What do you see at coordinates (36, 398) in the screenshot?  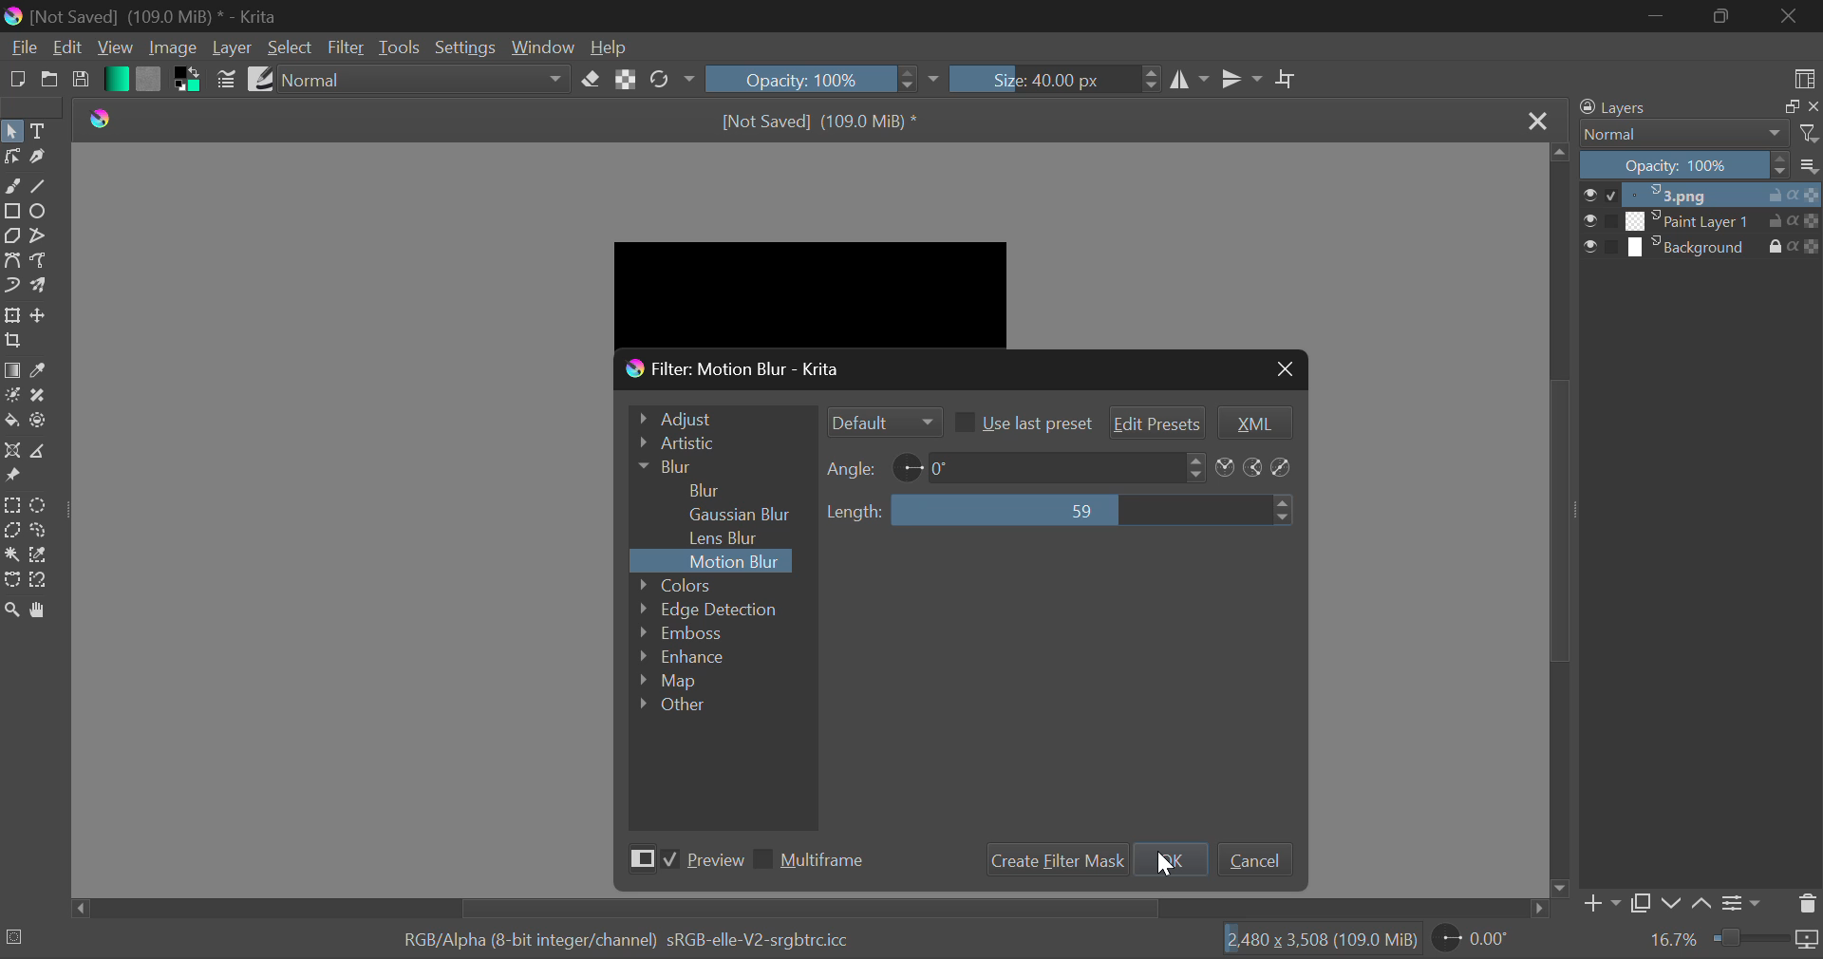 I see `Smart Patch Tool` at bounding box center [36, 398].